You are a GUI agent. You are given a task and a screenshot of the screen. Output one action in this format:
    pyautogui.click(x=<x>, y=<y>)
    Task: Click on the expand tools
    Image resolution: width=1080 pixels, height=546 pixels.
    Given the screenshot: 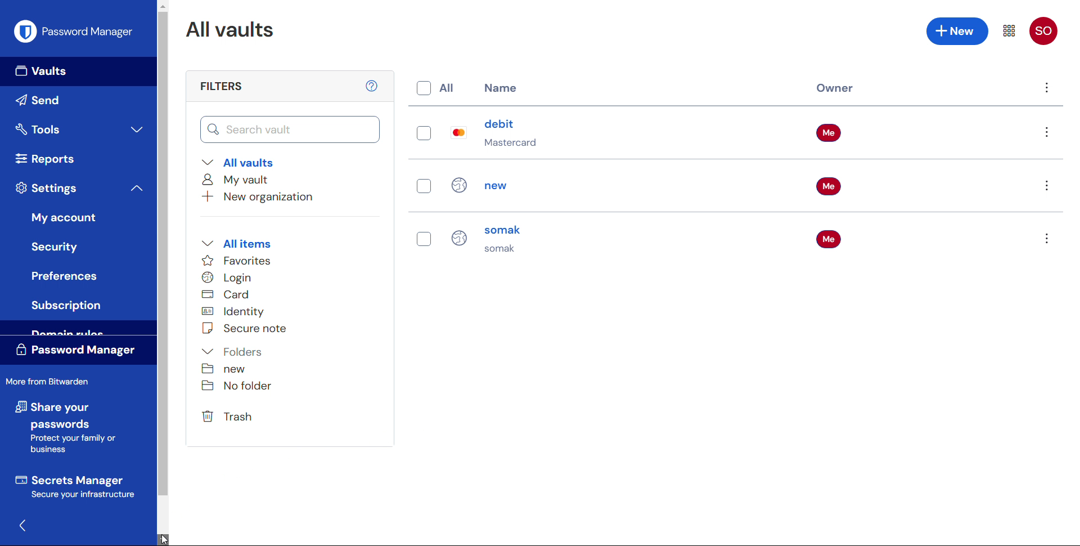 What is the action you would take?
    pyautogui.click(x=138, y=128)
    